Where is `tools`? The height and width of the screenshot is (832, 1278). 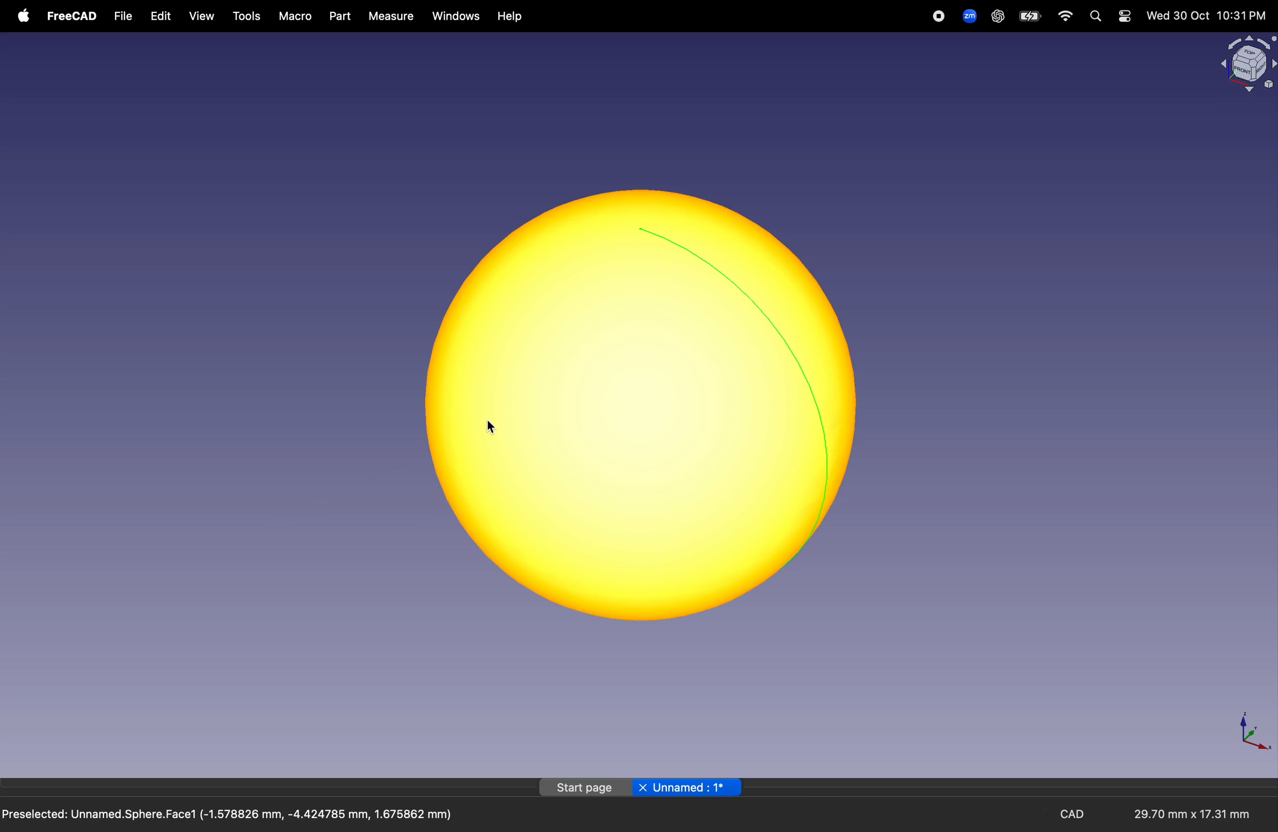 tools is located at coordinates (248, 17).